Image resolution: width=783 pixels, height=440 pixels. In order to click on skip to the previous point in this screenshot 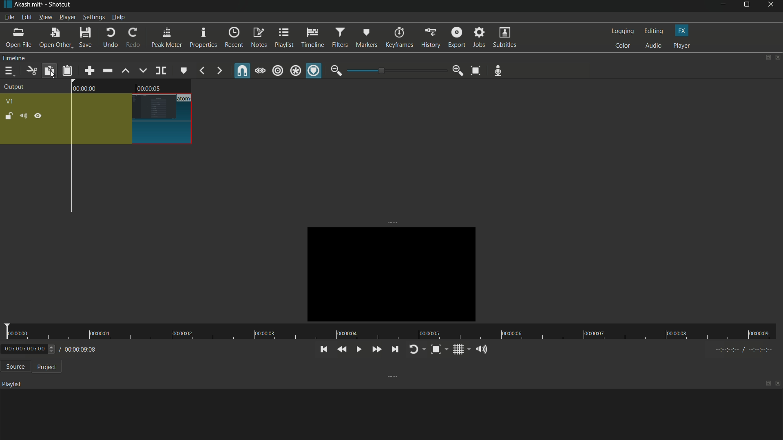, I will do `click(323, 350)`.